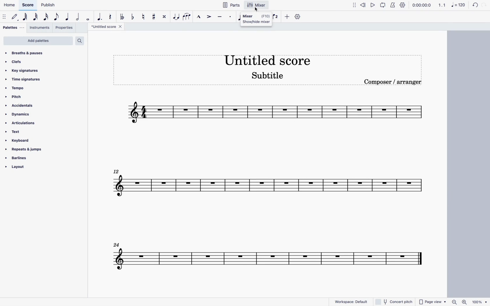  What do you see at coordinates (22, 124) in the screenshot?
I see `articulations` at bounding box center [22, 124].